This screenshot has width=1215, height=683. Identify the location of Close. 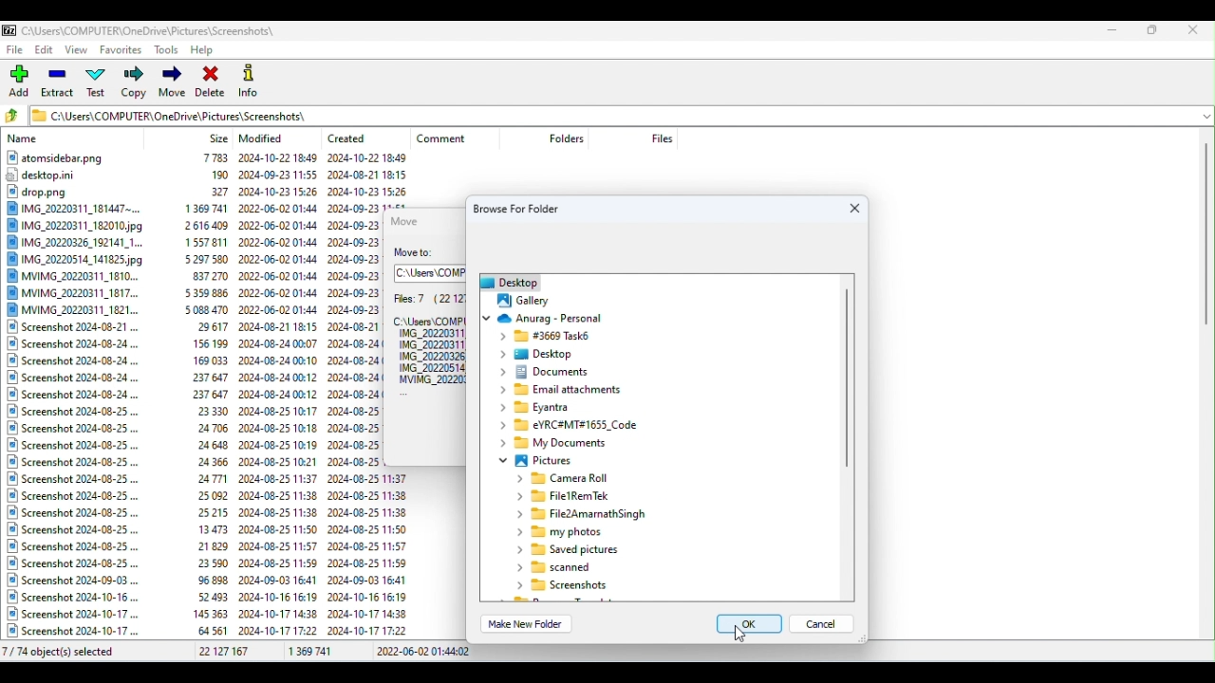
(1195, 29).